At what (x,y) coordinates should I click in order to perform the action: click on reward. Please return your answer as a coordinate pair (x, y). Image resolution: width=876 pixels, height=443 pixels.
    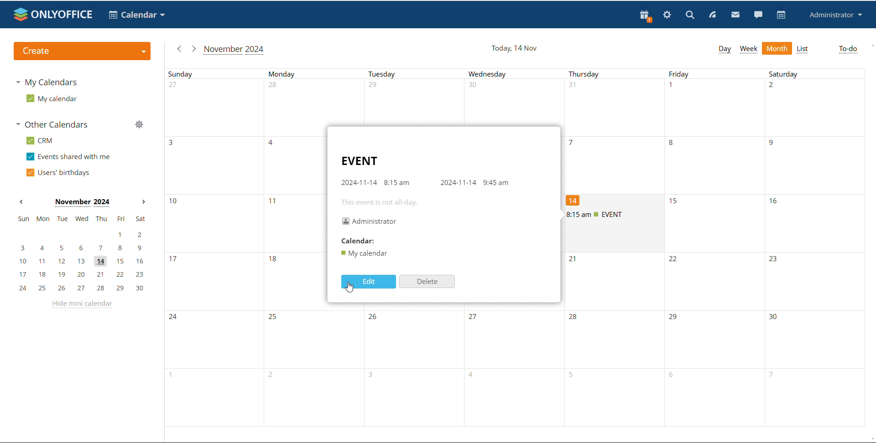
    Looking at the image, I should click on (646, 16).